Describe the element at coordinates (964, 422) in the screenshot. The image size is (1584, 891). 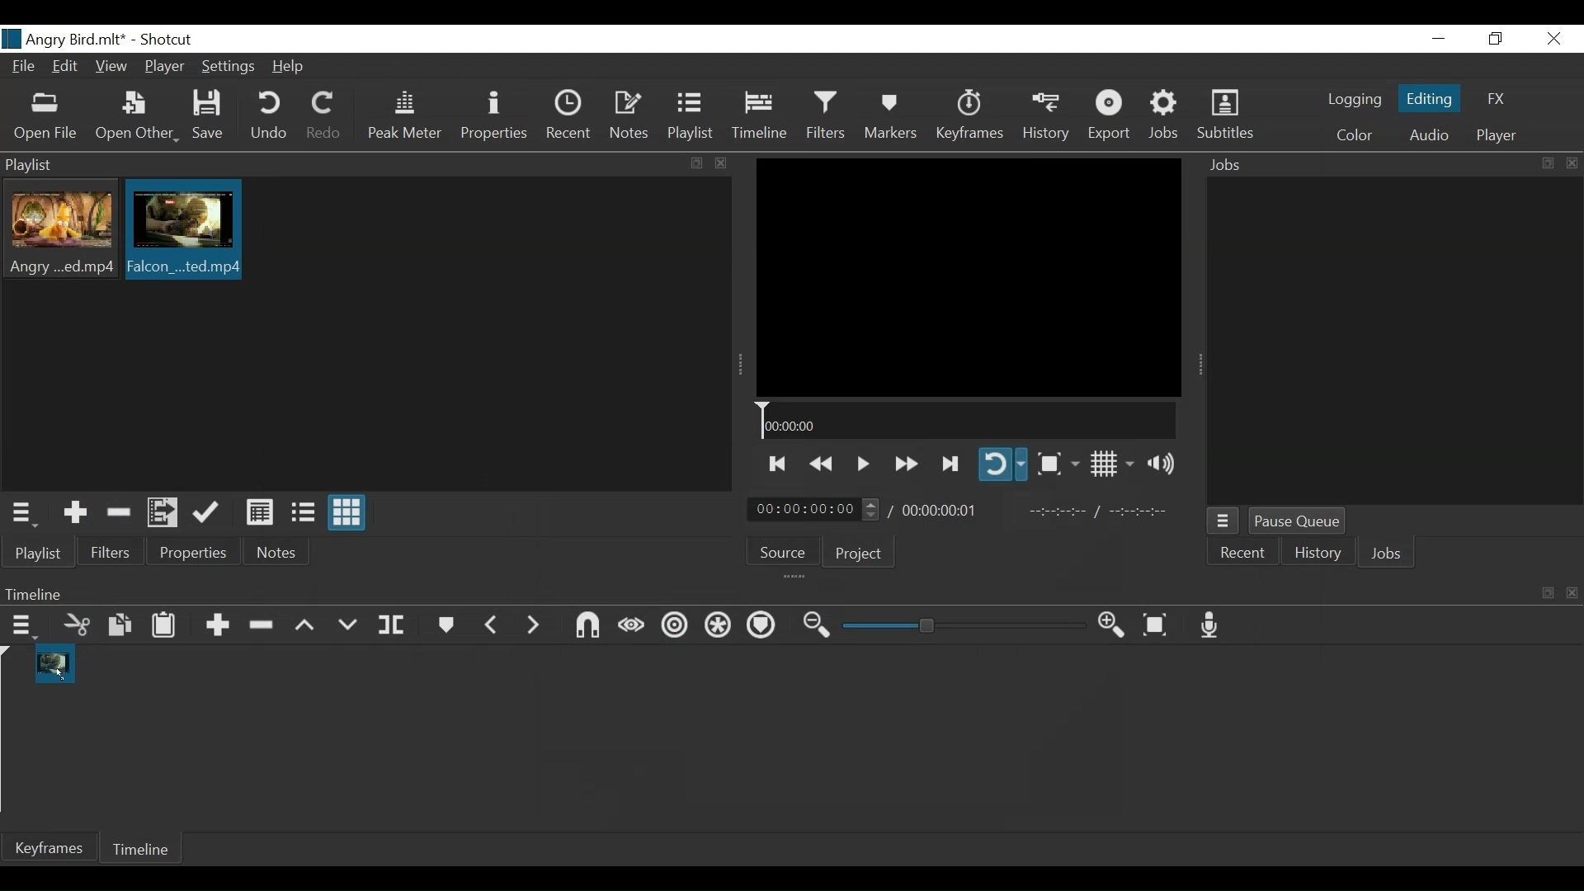
I see `Timeline` at that location.